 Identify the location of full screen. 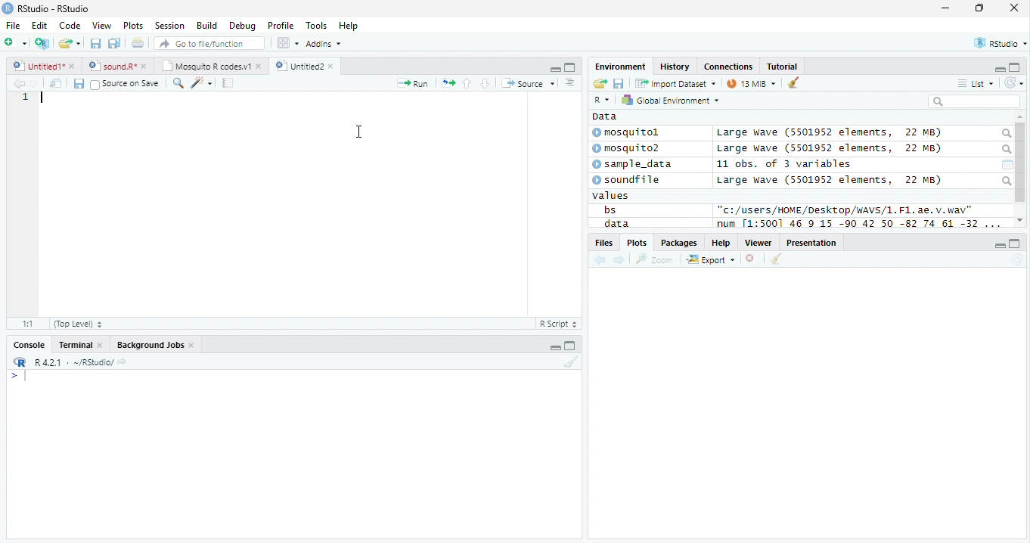
(570, 345).